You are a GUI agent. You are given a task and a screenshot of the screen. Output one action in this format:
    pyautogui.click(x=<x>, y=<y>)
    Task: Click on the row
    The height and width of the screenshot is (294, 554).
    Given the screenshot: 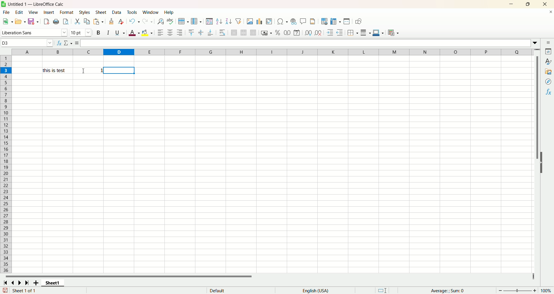 What is the action you would take?
    pyautogui.click(x=183, y=22)
    